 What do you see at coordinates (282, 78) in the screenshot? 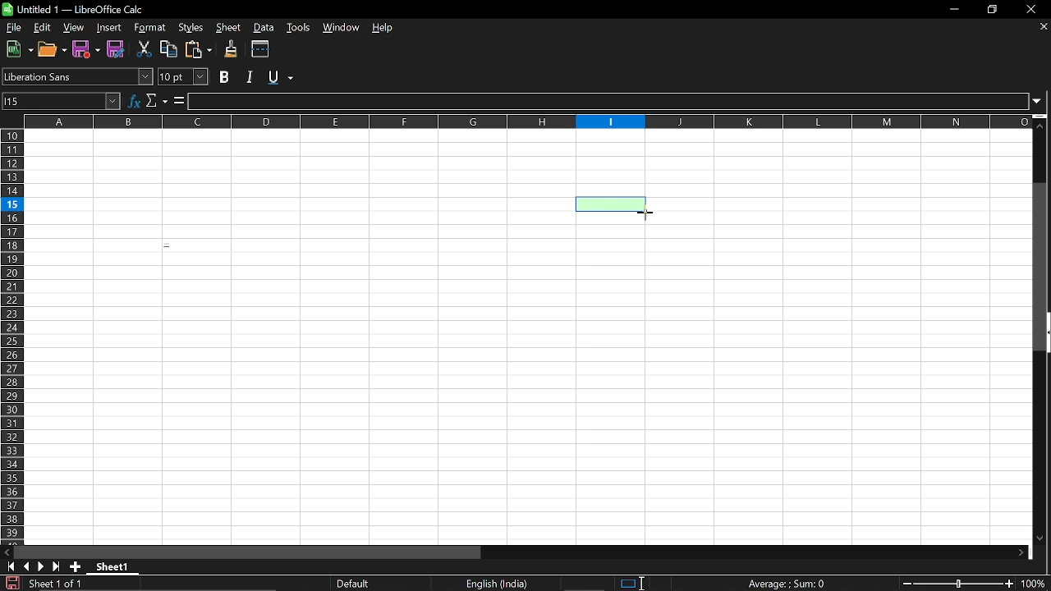
I see `Underline` at bounding box center [282, 78].